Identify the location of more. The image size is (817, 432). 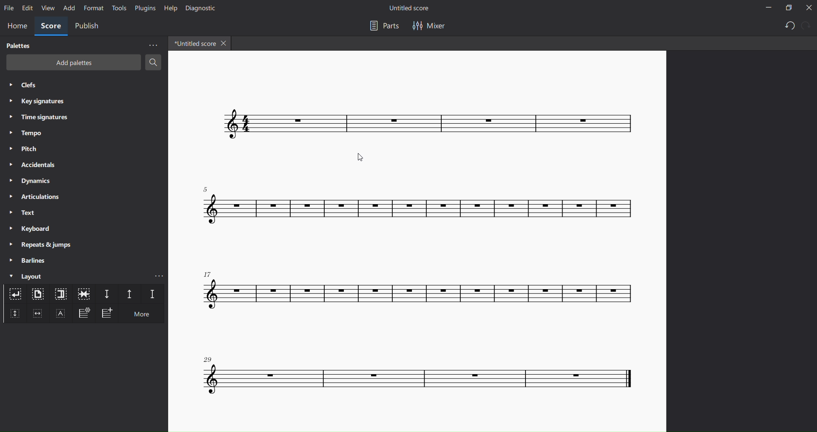
(145, 315).